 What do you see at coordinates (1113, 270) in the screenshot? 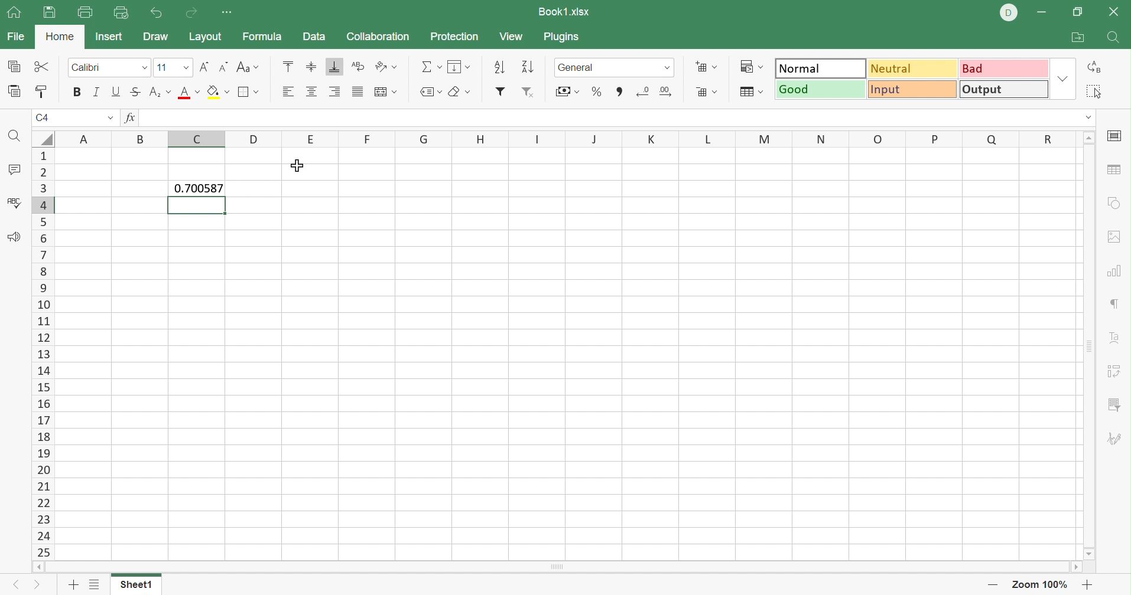
I see `Chart settings` at bounding box center [1113, 270].